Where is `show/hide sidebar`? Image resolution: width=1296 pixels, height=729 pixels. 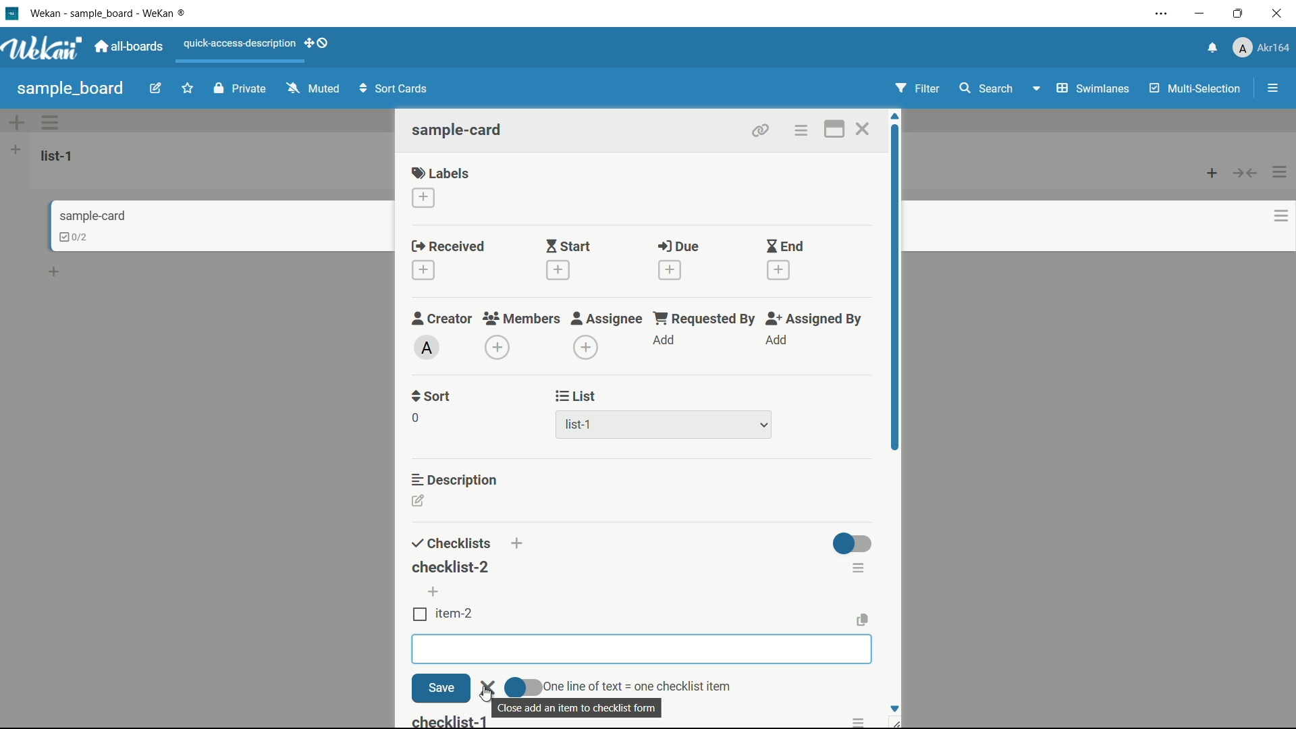
show/hide sidebar is located at coordinates (1274, 88).